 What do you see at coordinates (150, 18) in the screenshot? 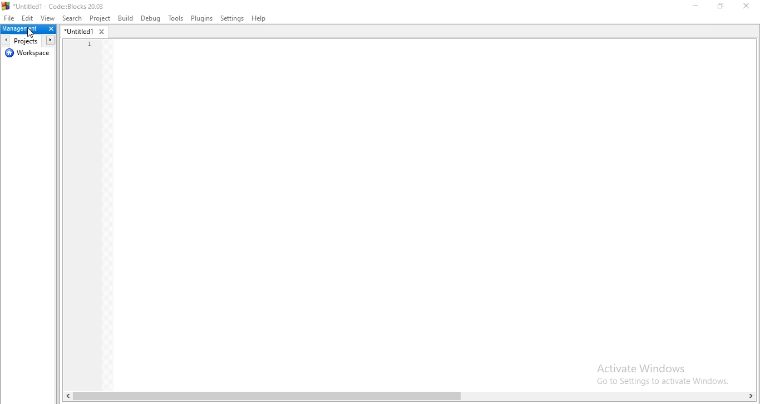
I see `Debug ` at bounding box center [150, 18].